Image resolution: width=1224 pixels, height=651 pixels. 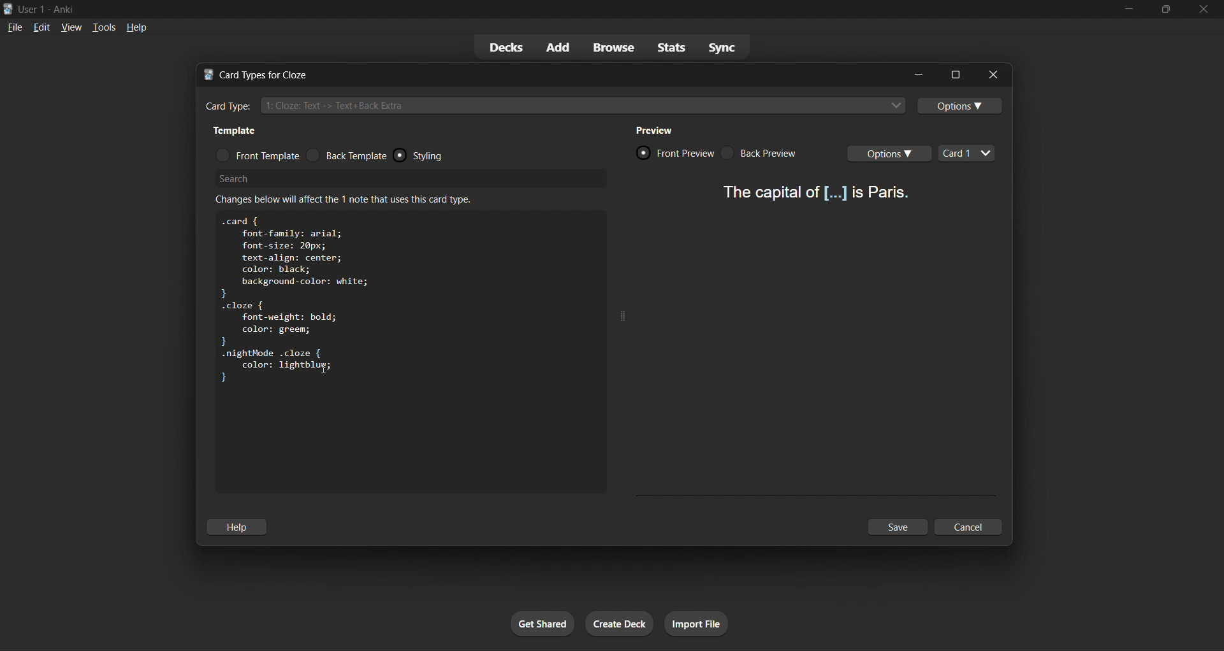 I want to click on card front preview, so click(x=673, y=152).